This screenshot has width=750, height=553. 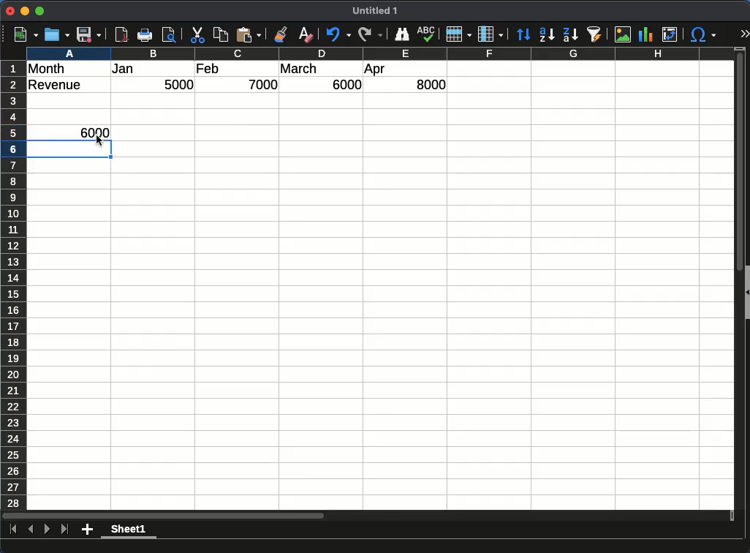 I want to click on march, so click(x=300, y=68).